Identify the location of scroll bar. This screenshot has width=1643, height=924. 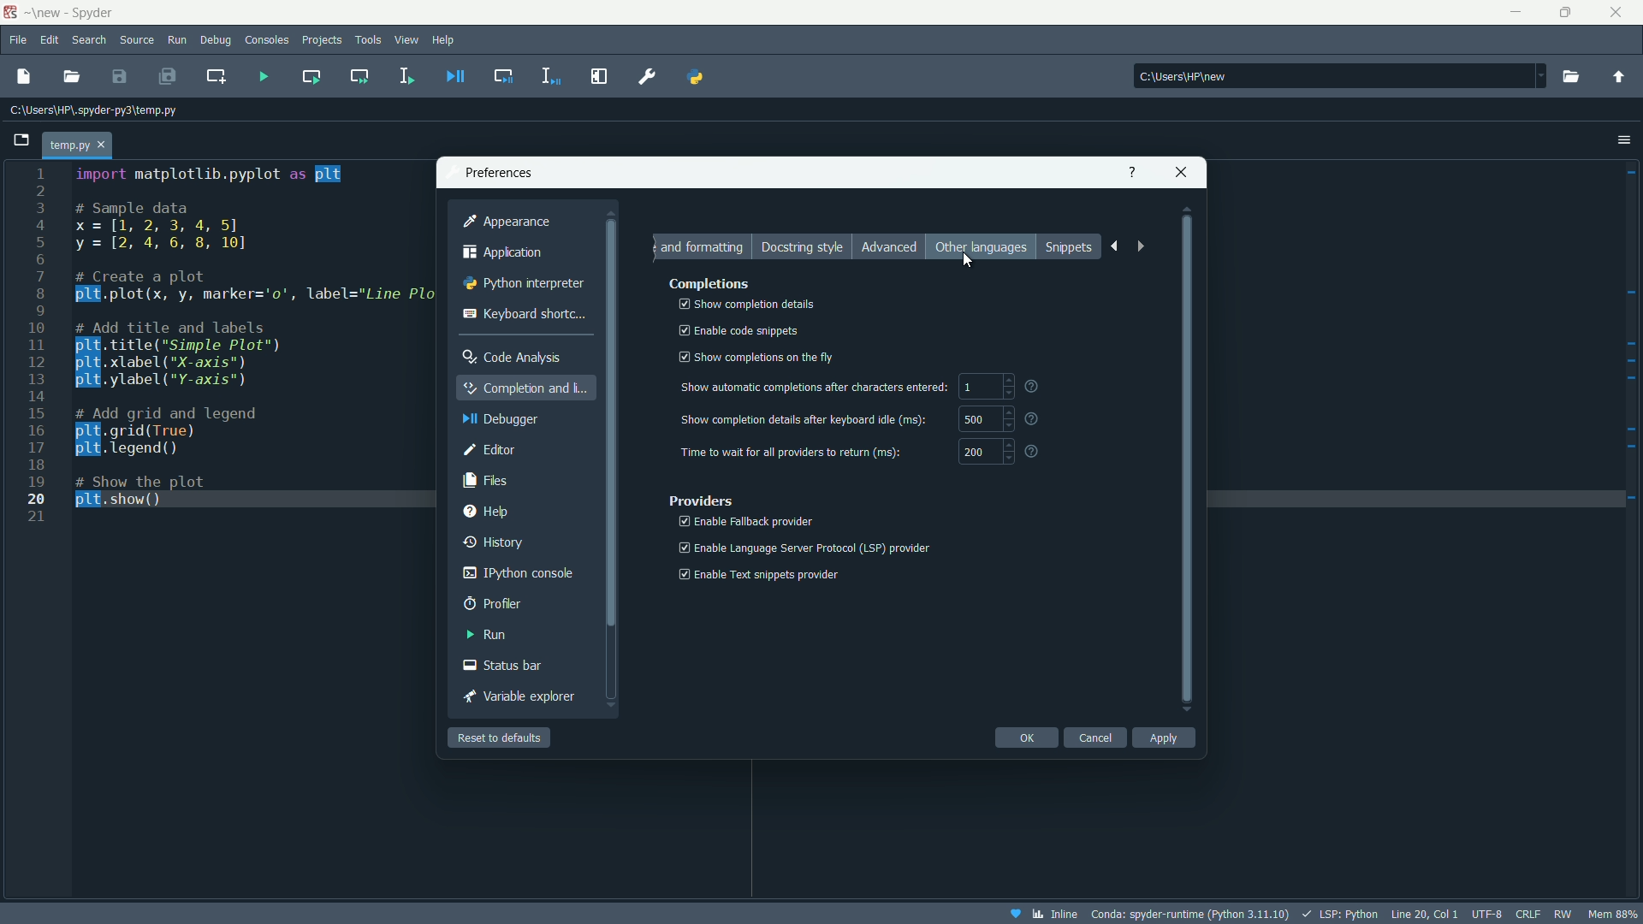
(610, 471).